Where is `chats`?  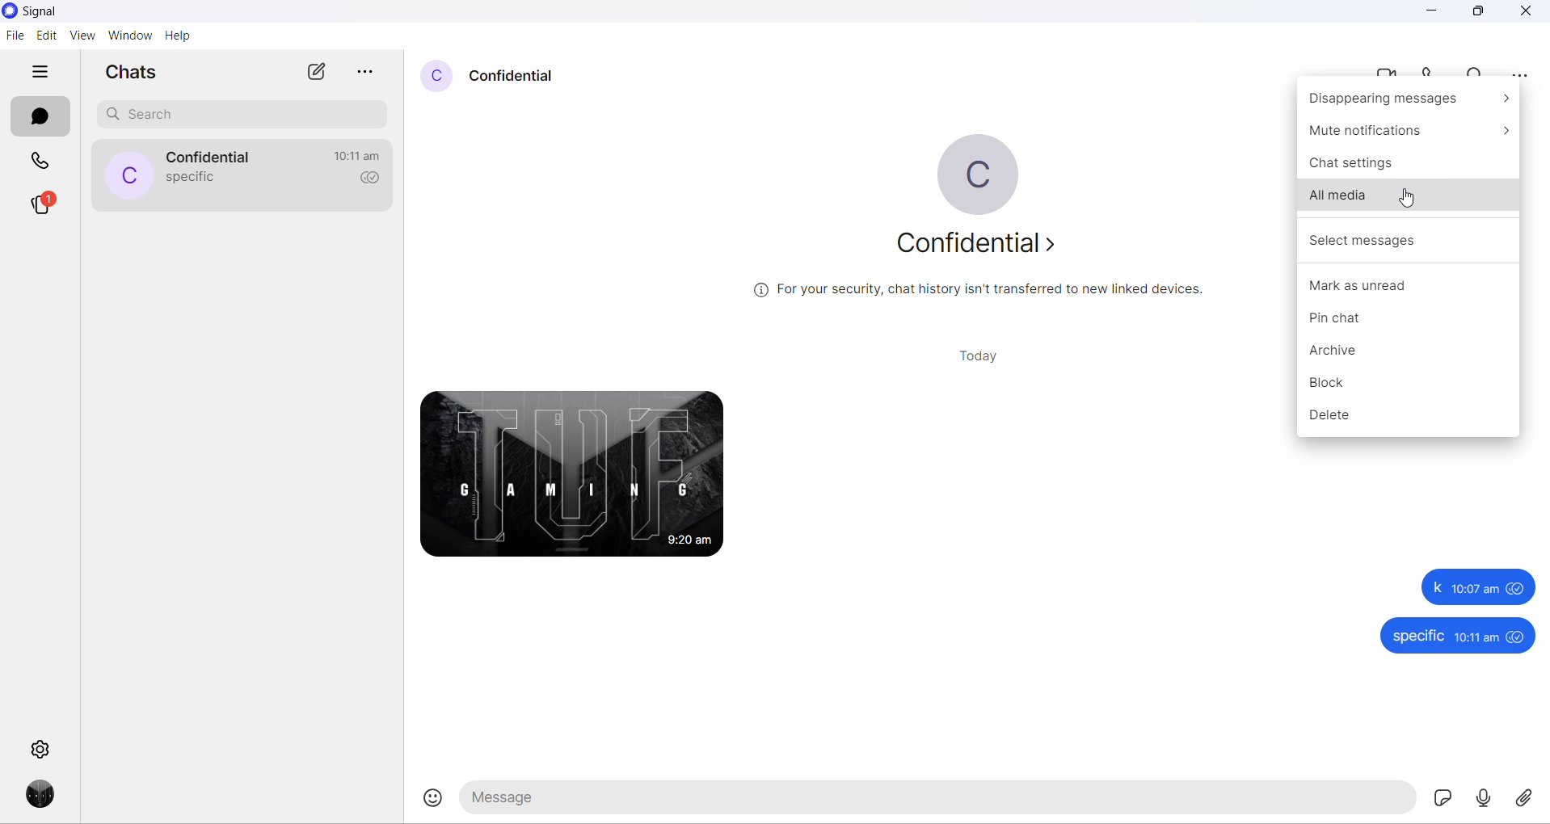 chats is located at coordinates (40, 118).